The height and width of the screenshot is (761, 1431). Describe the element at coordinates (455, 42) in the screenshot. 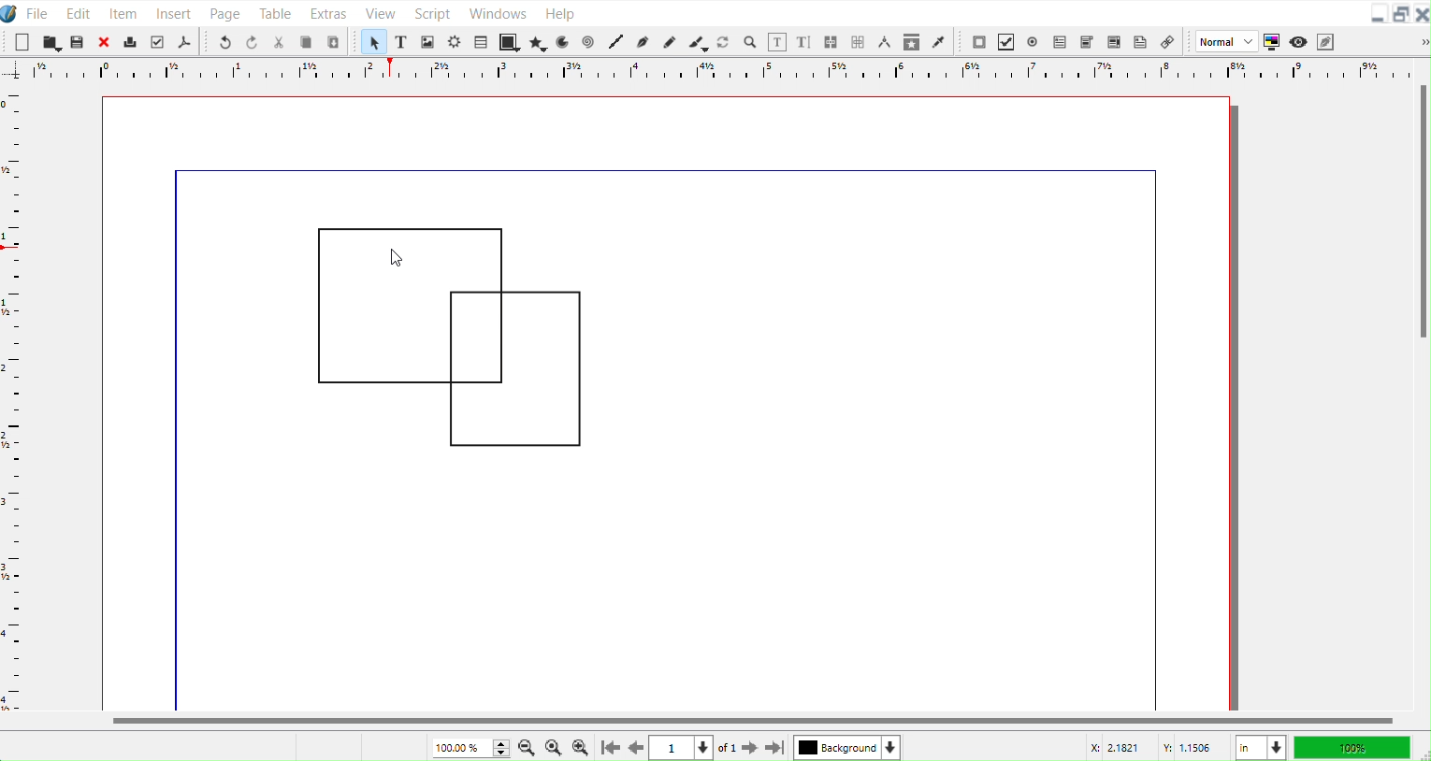

I see `Render frame` at that location.